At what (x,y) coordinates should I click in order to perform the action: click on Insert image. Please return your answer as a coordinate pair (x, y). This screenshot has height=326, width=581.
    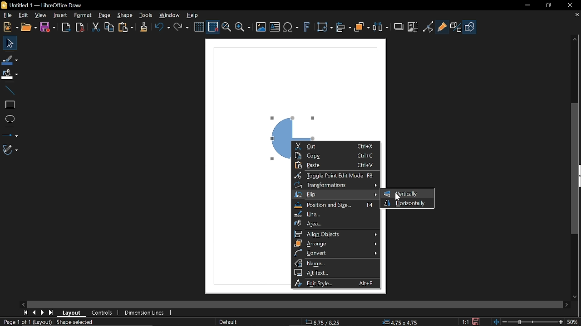
    Looking at the image, I should click on (261, 27).